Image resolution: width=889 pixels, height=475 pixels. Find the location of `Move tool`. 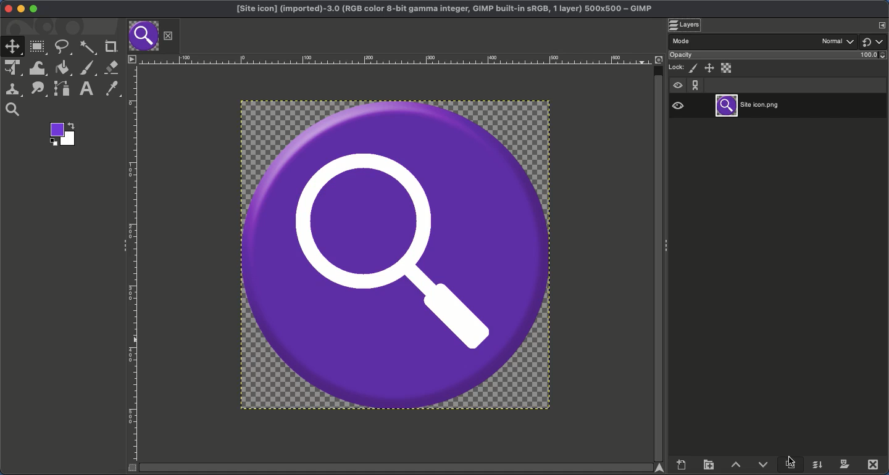

Move tool is located at coordinates (10, 46).